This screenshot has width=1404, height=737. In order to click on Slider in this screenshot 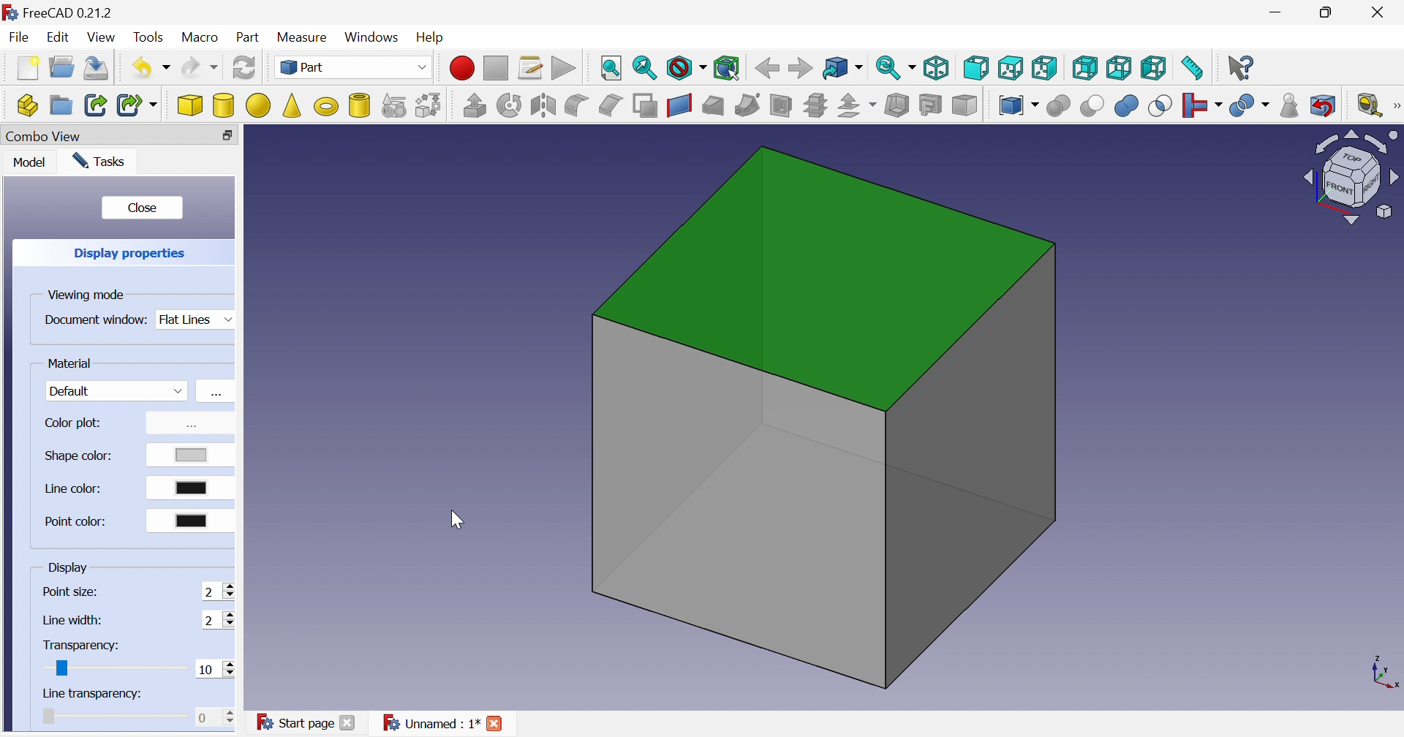, I will do `click(56, 669)`.